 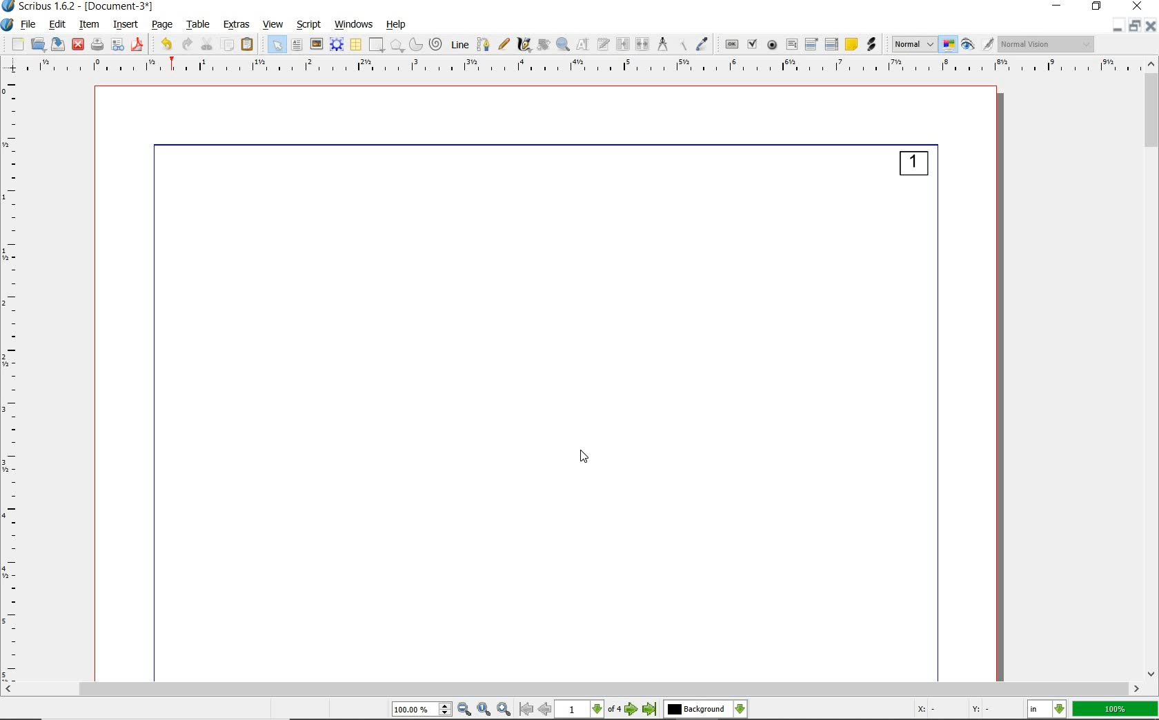 I want to click on render frame, so click(x=336, y=45).